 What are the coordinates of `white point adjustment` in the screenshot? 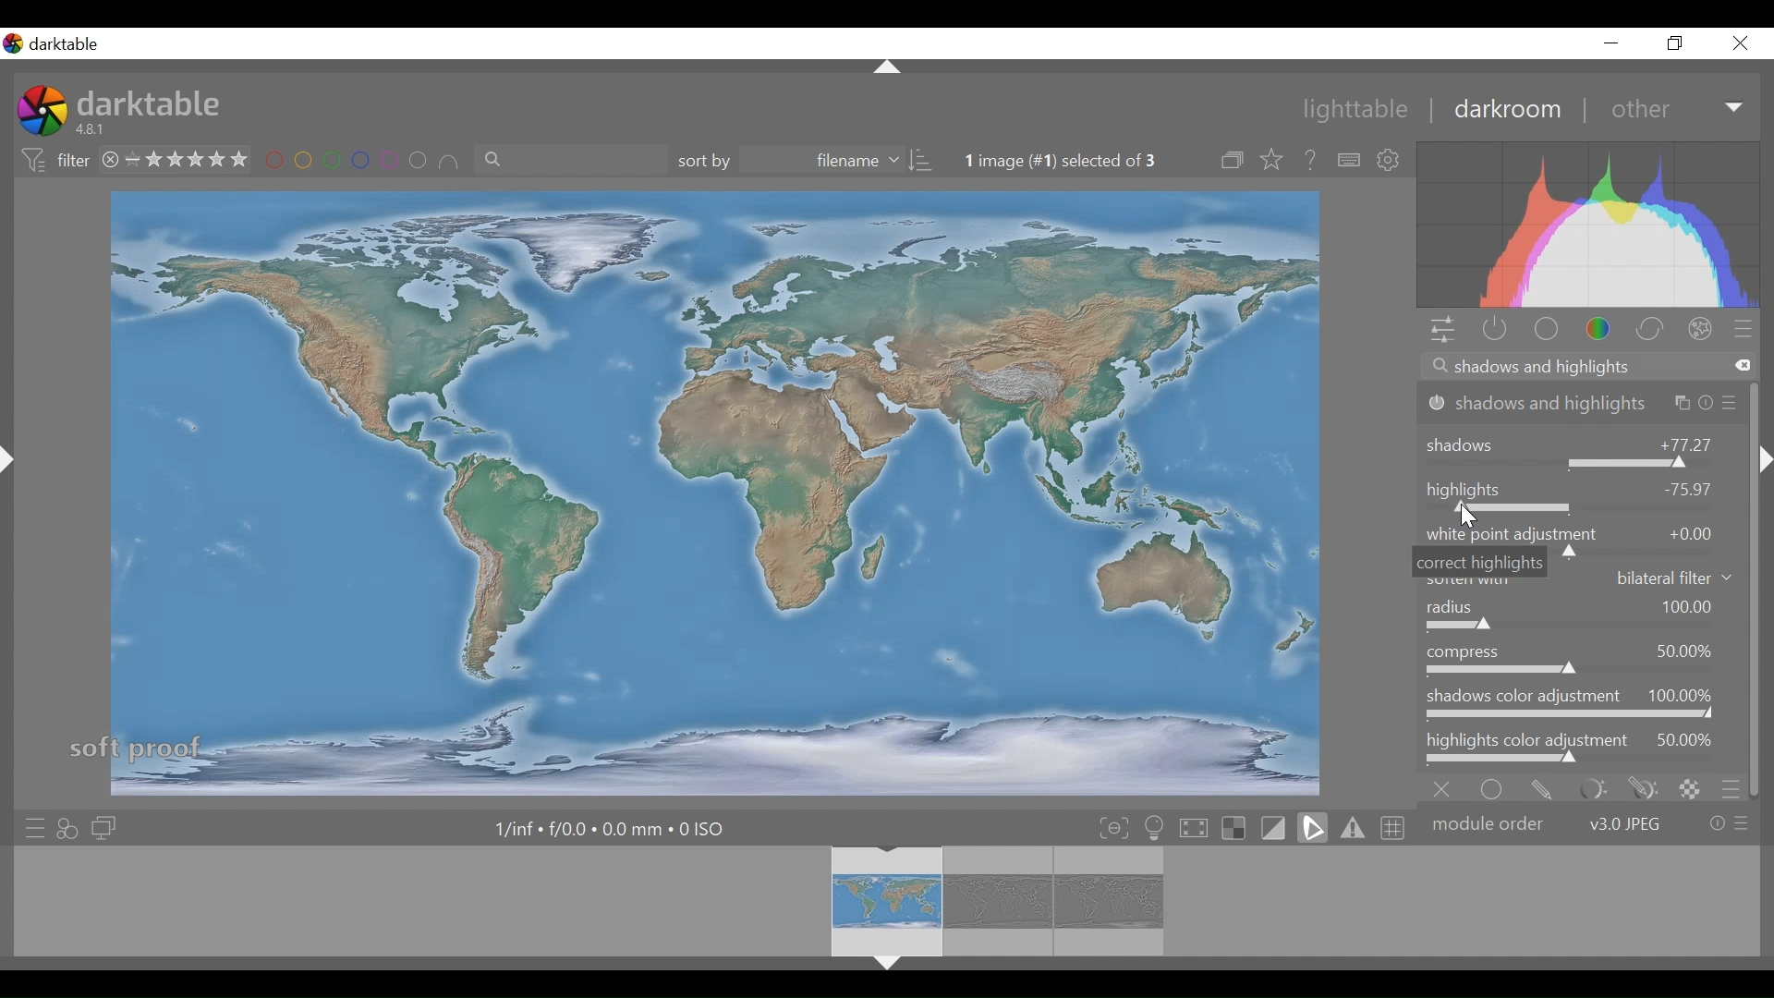 It's located at (1581, 533).